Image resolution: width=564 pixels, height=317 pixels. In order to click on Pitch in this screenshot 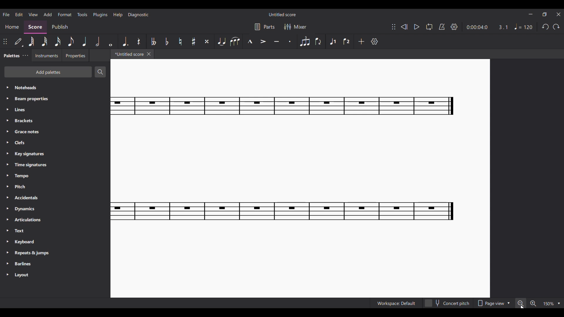, I will do `click(55, 187)`.